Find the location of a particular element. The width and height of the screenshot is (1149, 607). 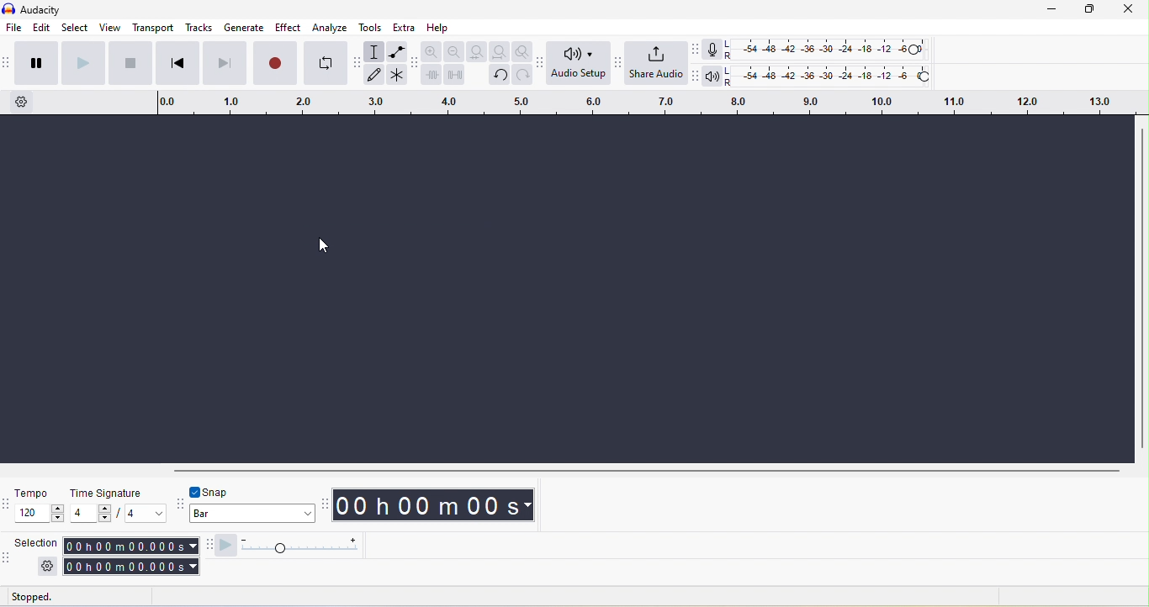

help is located at coordinates (438, 28).